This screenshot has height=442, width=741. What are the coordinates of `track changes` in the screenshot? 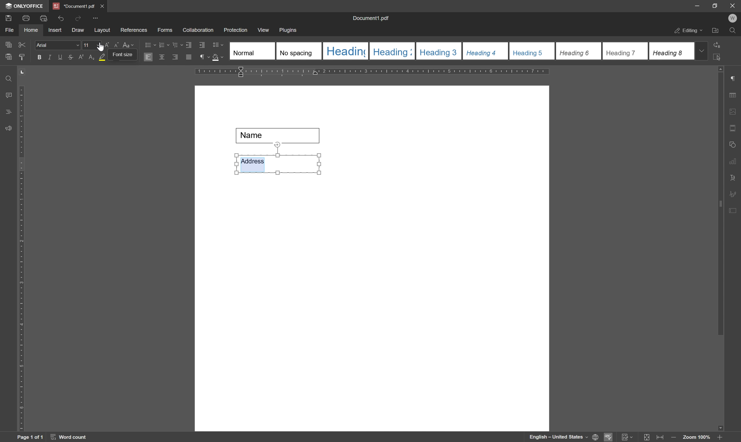 It's located at (627, 437).